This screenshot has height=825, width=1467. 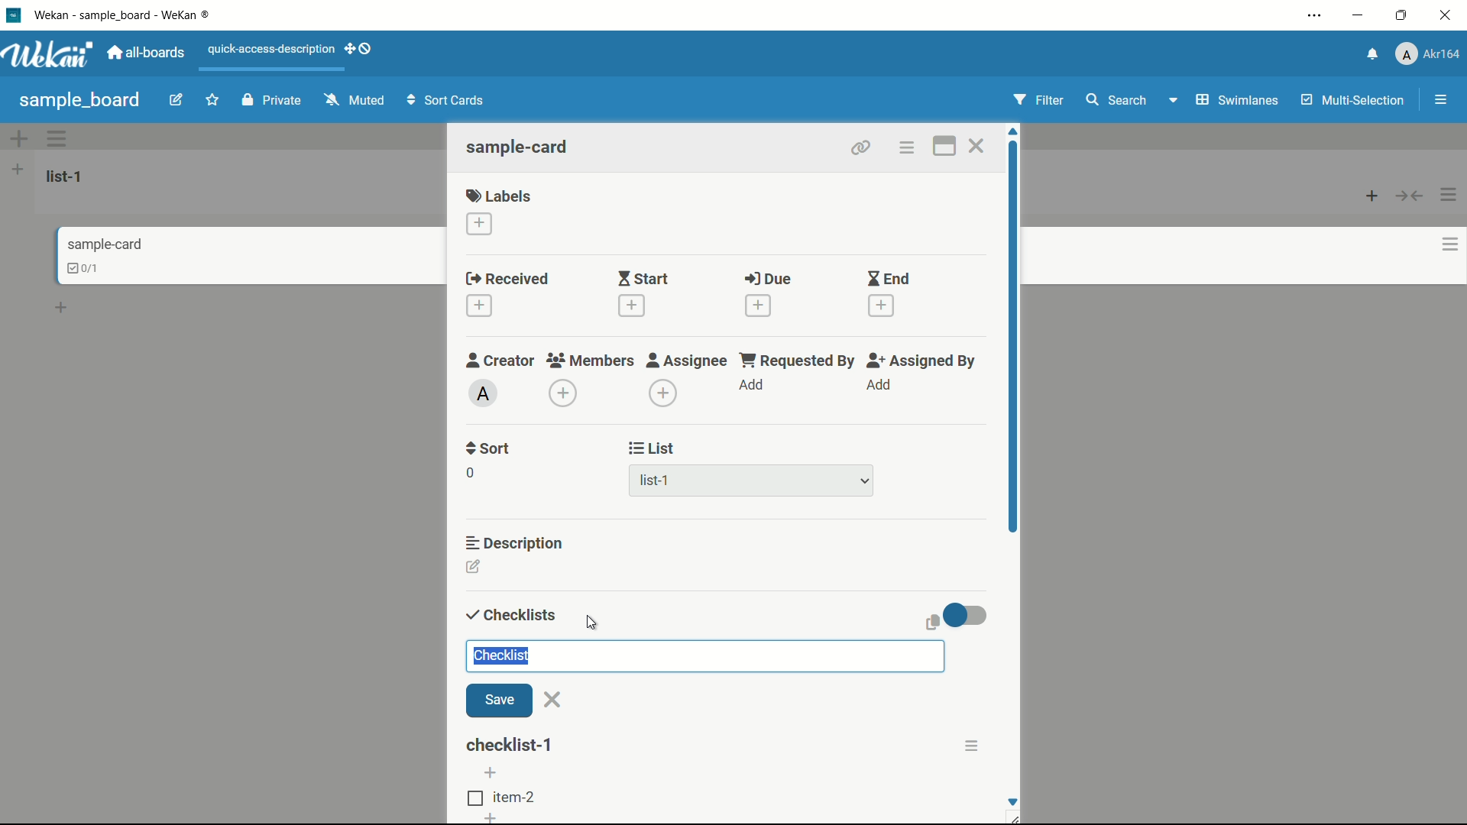 I want to click on list, so click(x=653, y=448).